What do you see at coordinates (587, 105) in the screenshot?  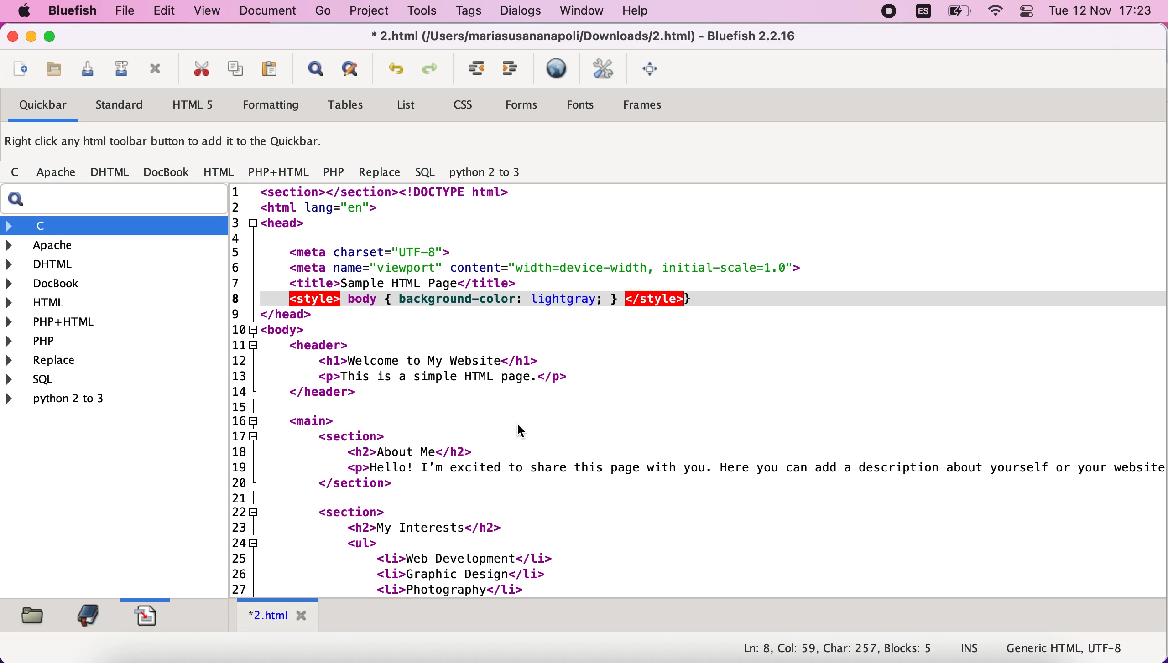 I see `fonts` at bounding box center [587, 105].